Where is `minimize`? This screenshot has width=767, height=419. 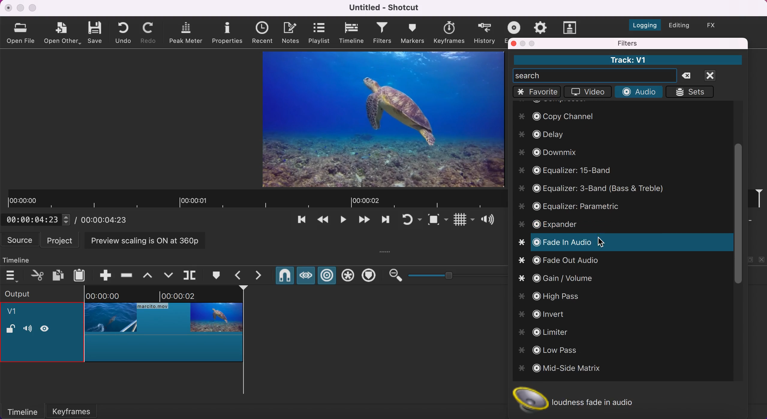
minimize is located at coordinates (20, 8).